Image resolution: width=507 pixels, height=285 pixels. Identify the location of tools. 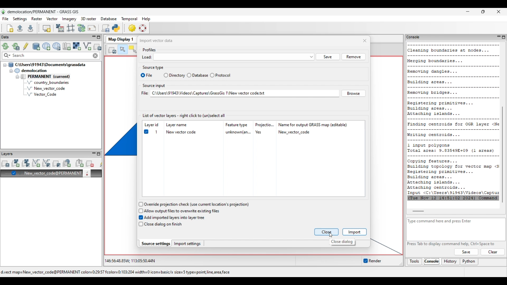
(413, 37).